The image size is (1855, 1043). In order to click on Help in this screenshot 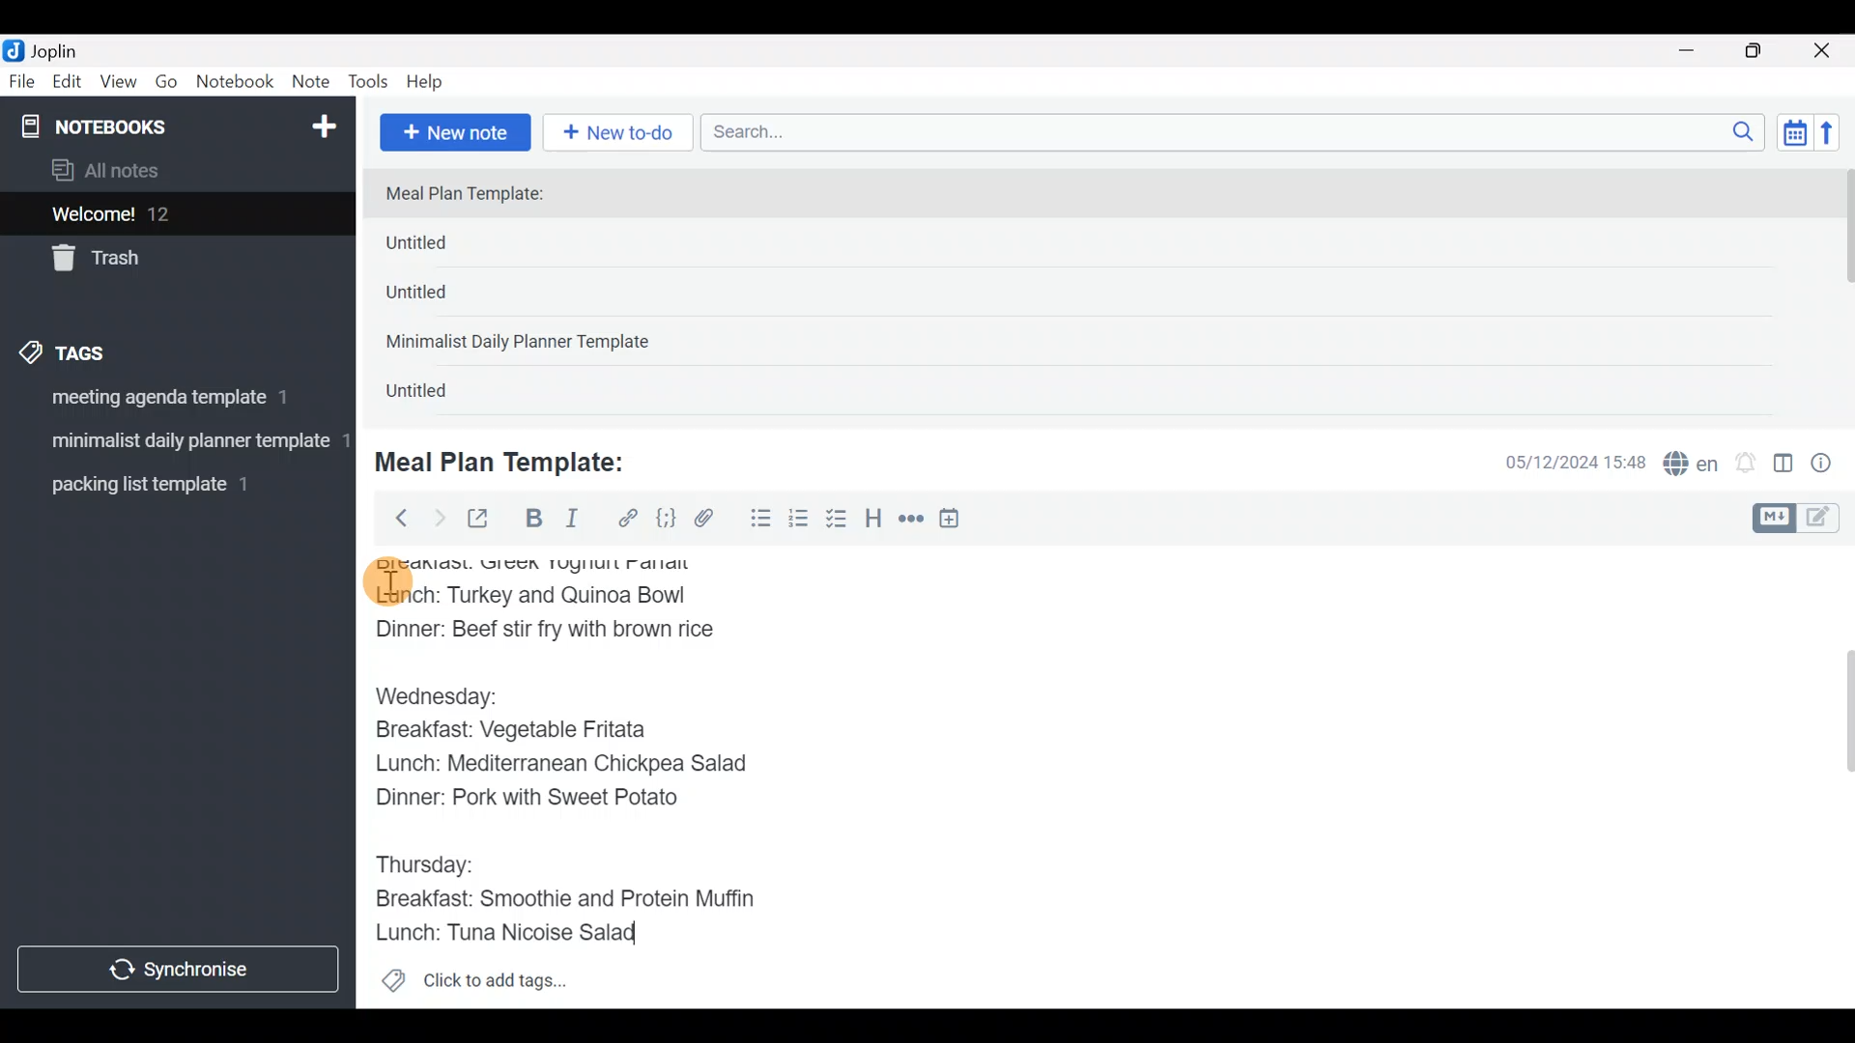, I will do `click(432, 78)`.